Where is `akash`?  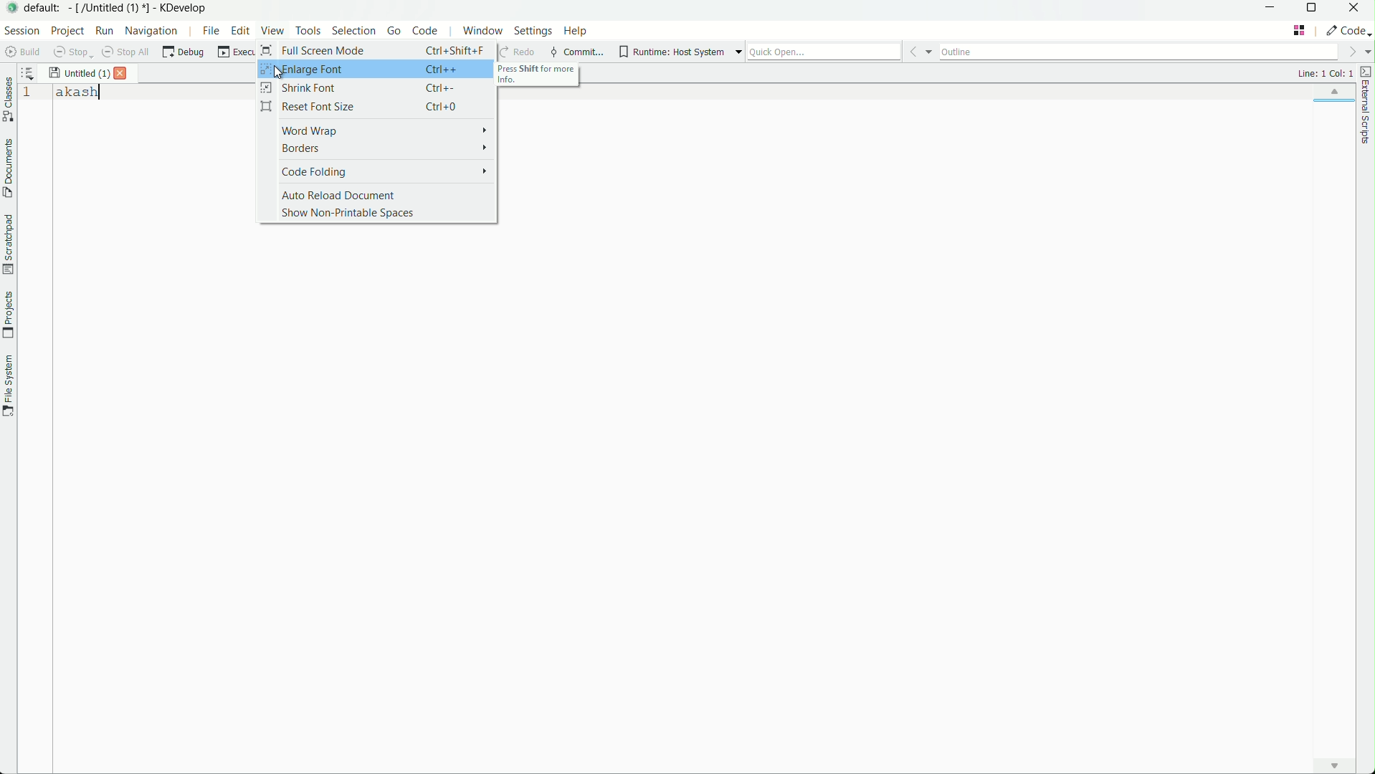
akash is located at coordinates (81, 92).